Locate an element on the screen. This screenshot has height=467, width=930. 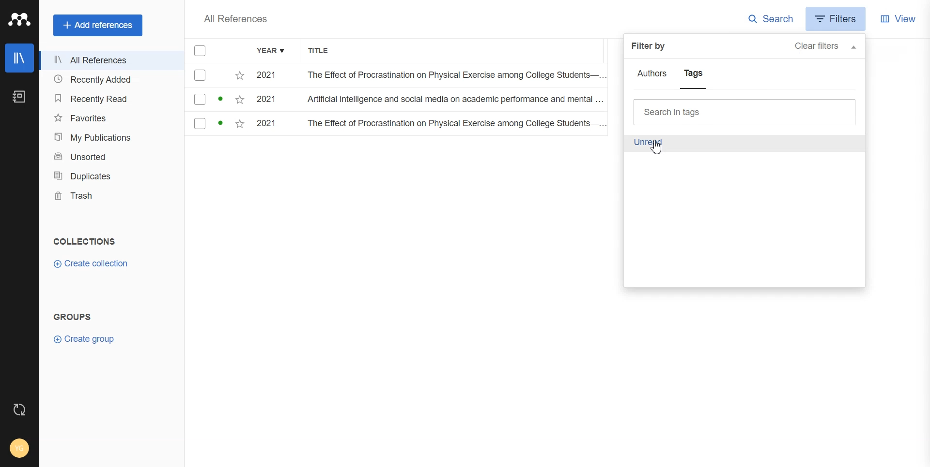
Auto sync is located at coordinates (19, 409).